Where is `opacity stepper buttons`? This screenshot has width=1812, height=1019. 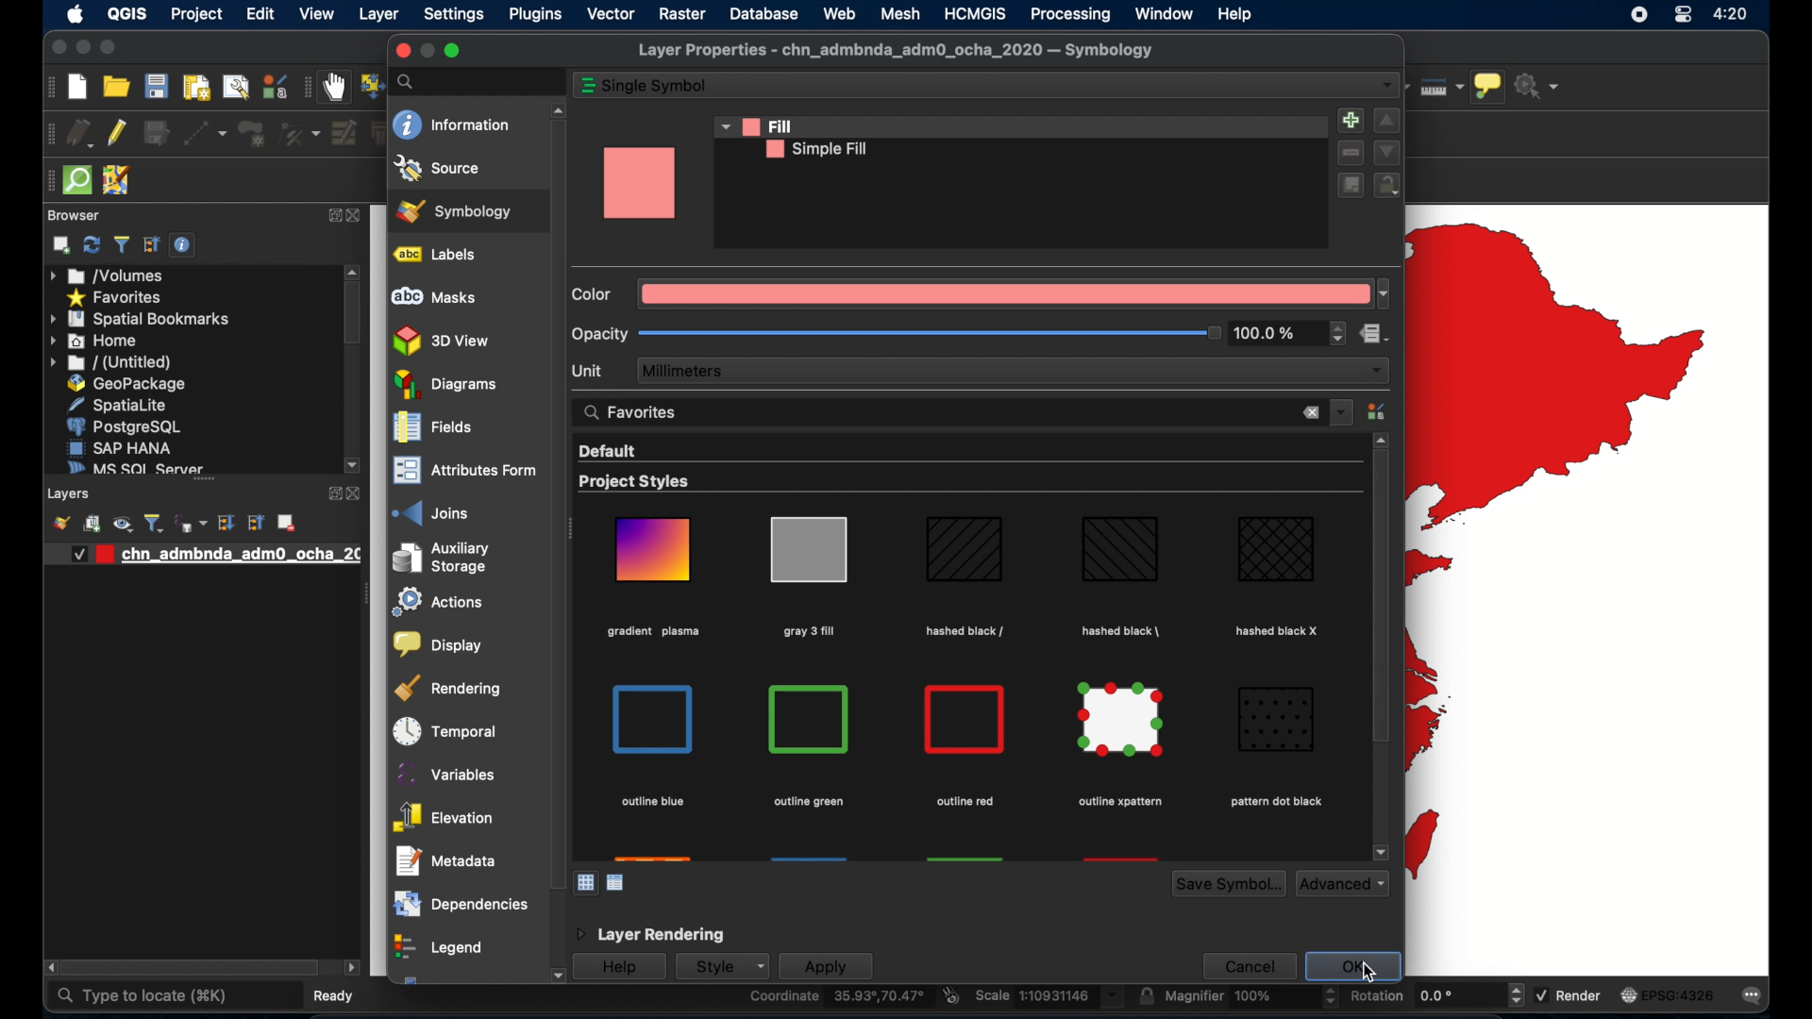
opacity stepper buttons is located at coordinates (1290, 334).